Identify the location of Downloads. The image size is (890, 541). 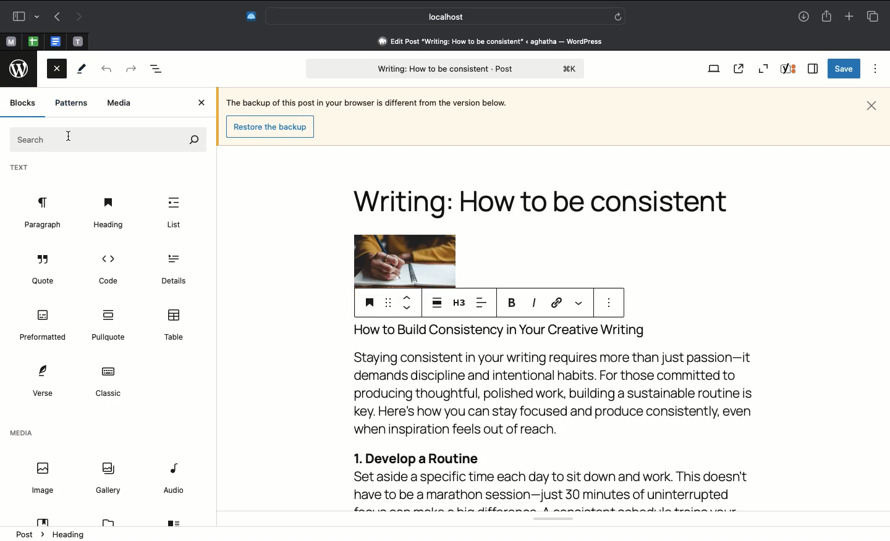
(805, 16).